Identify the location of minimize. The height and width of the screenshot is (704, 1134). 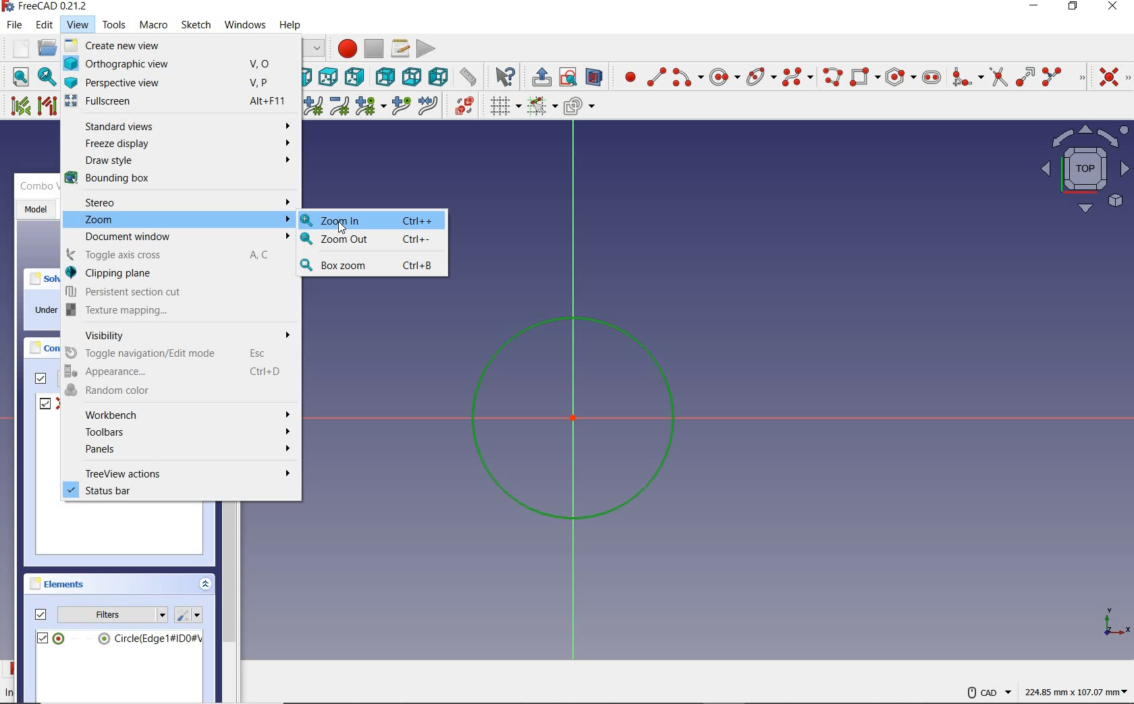
(1035, 7).